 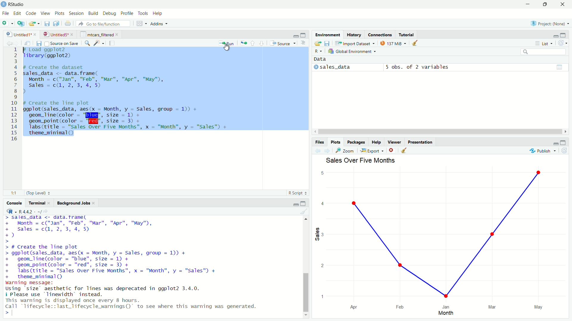 I want to click on publish, so click(x=541, y=151).